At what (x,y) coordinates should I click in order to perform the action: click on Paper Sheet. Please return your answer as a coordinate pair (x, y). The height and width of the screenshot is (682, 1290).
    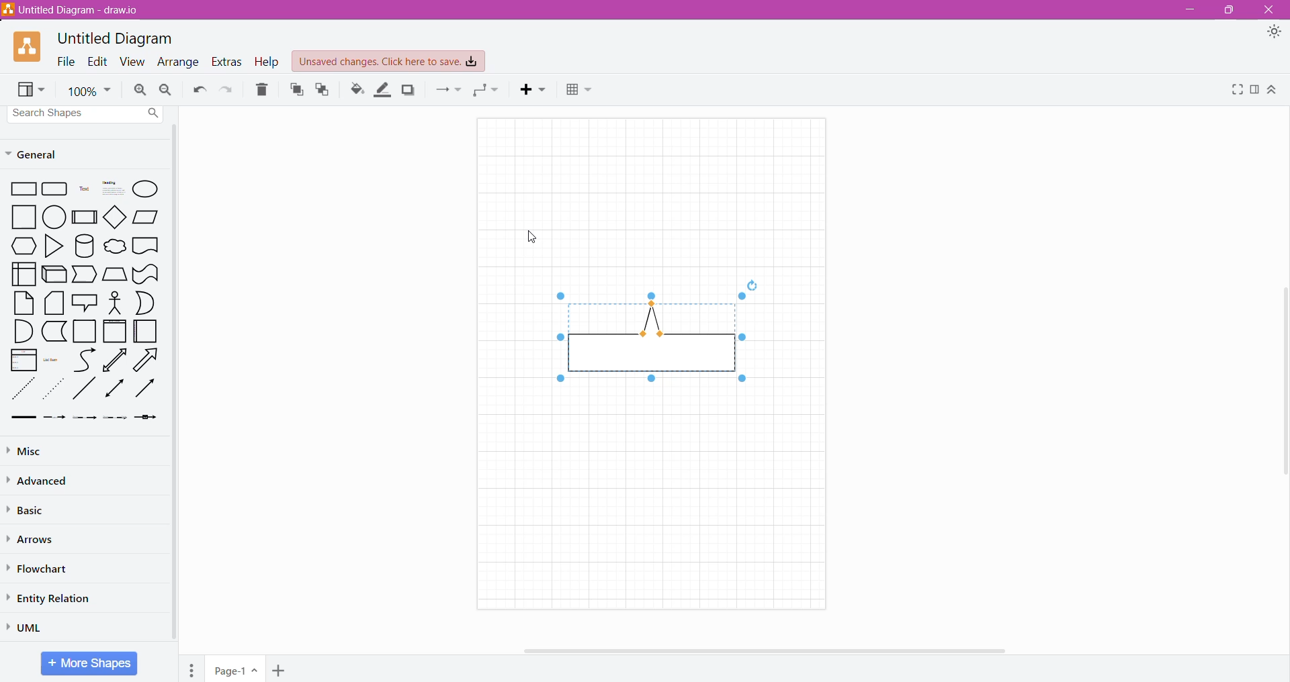
    Looking at the image, I should click on (24, 303).